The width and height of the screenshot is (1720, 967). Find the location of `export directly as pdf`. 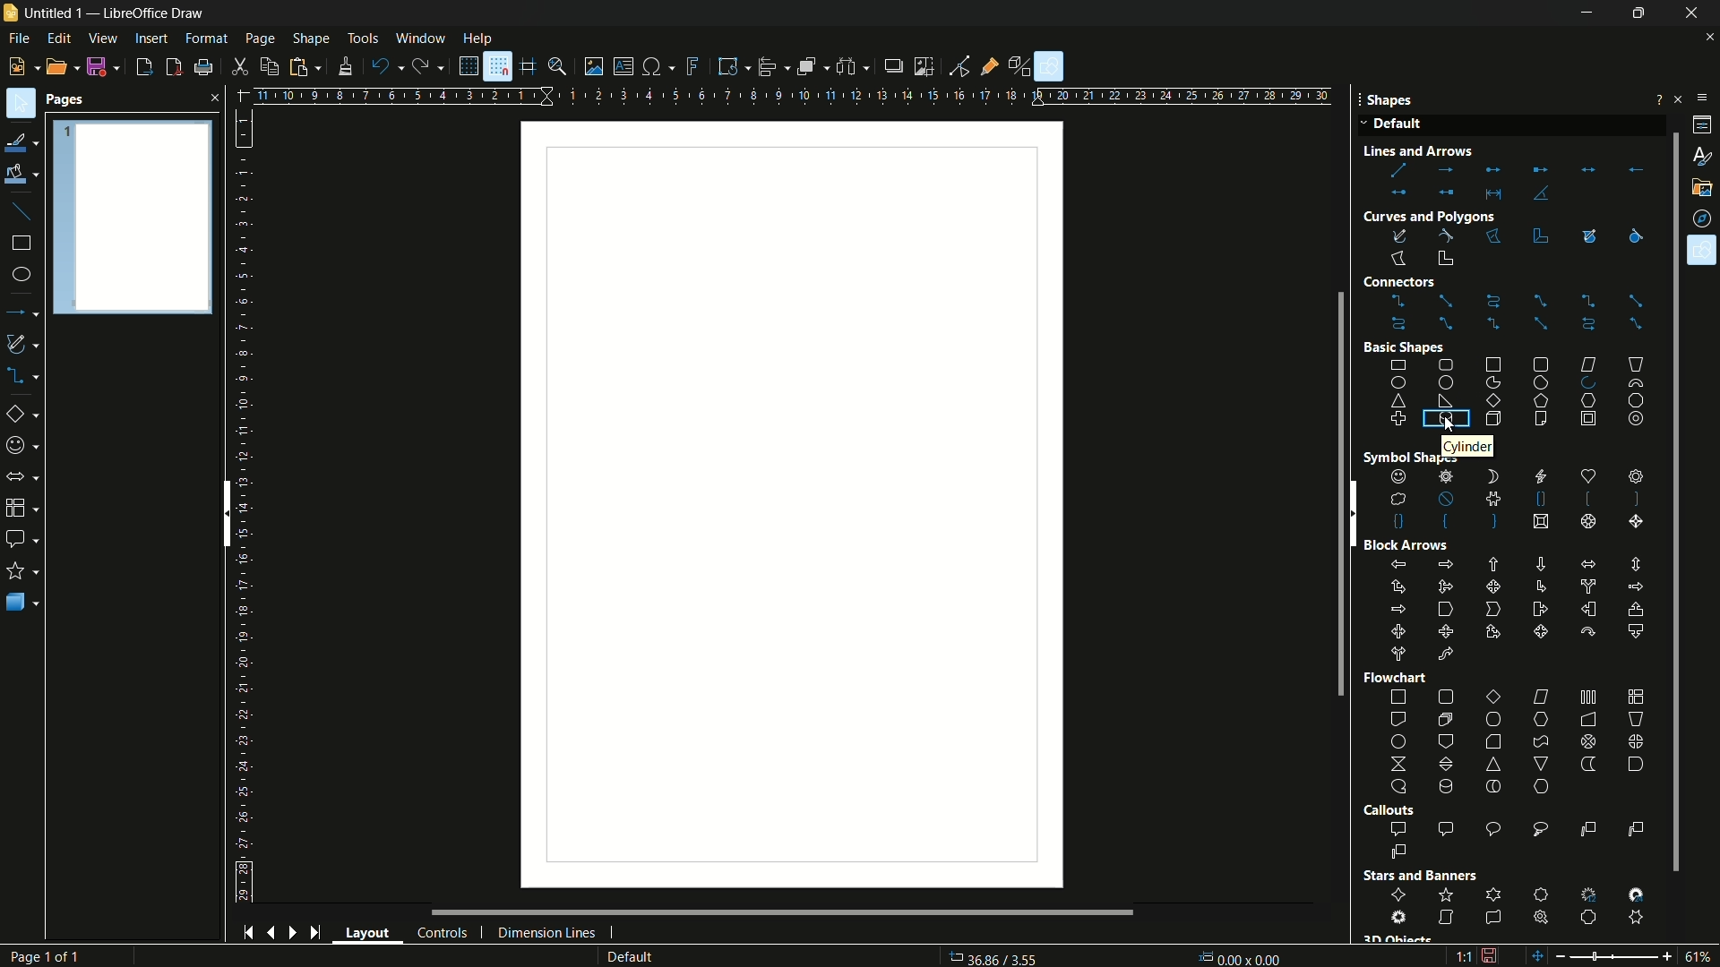

export directly as pdf is located at coordinates (174, 66).